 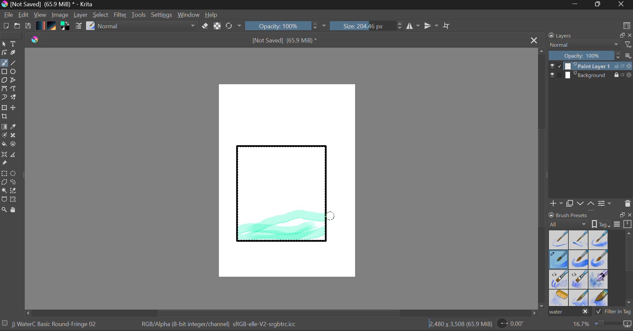 I want to click on Horizontal Mirror Flip, so click(x=433, y=26).